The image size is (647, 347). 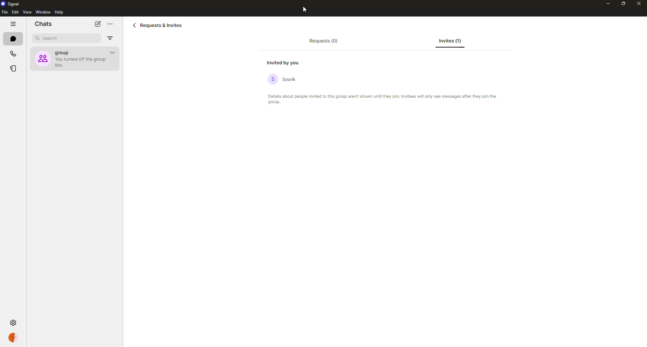 I want to click on settings, so click(x=13, y=322).